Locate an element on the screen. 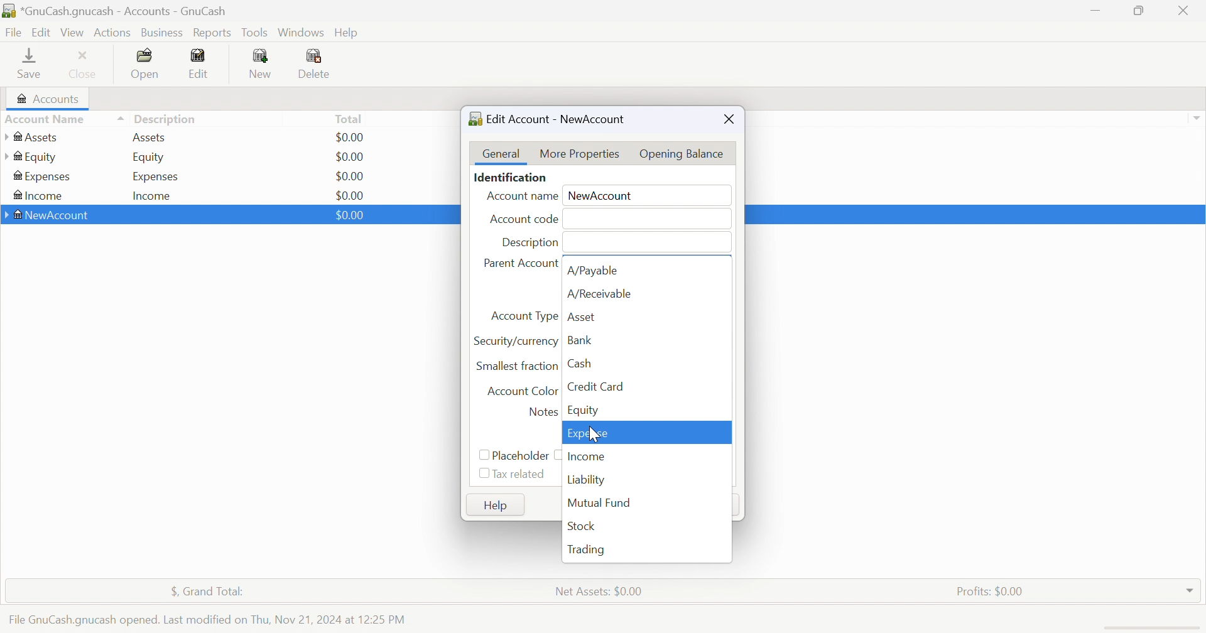 This screenshot has height=633, width=1206. Asset is located at coordinates (584, 317).